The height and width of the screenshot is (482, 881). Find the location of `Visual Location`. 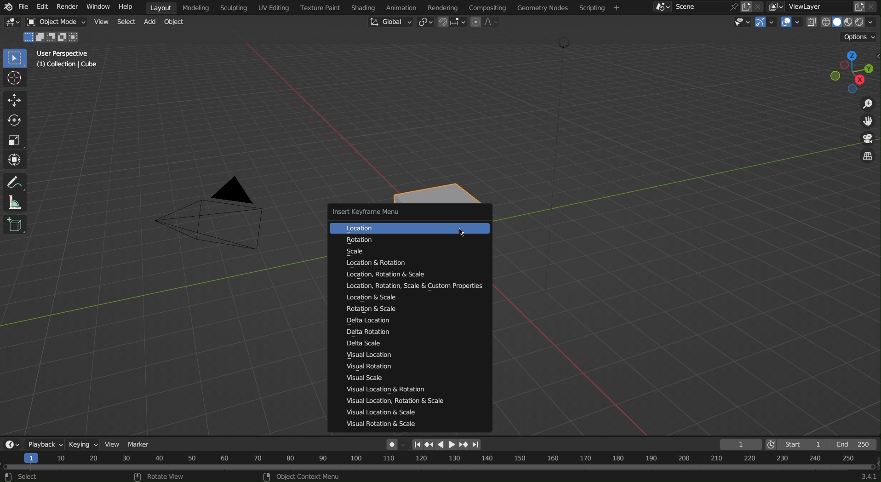

Visual Location is located at coordinates (362, 357).